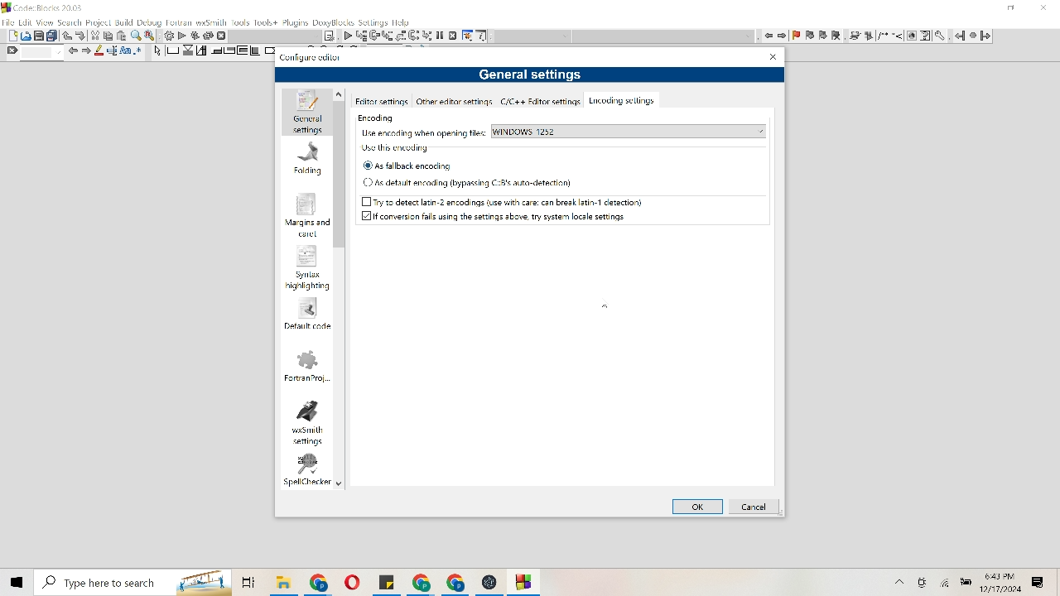  Describe the element at coordinates (94, 35) in the screenshot. I see `Trim` at that location.